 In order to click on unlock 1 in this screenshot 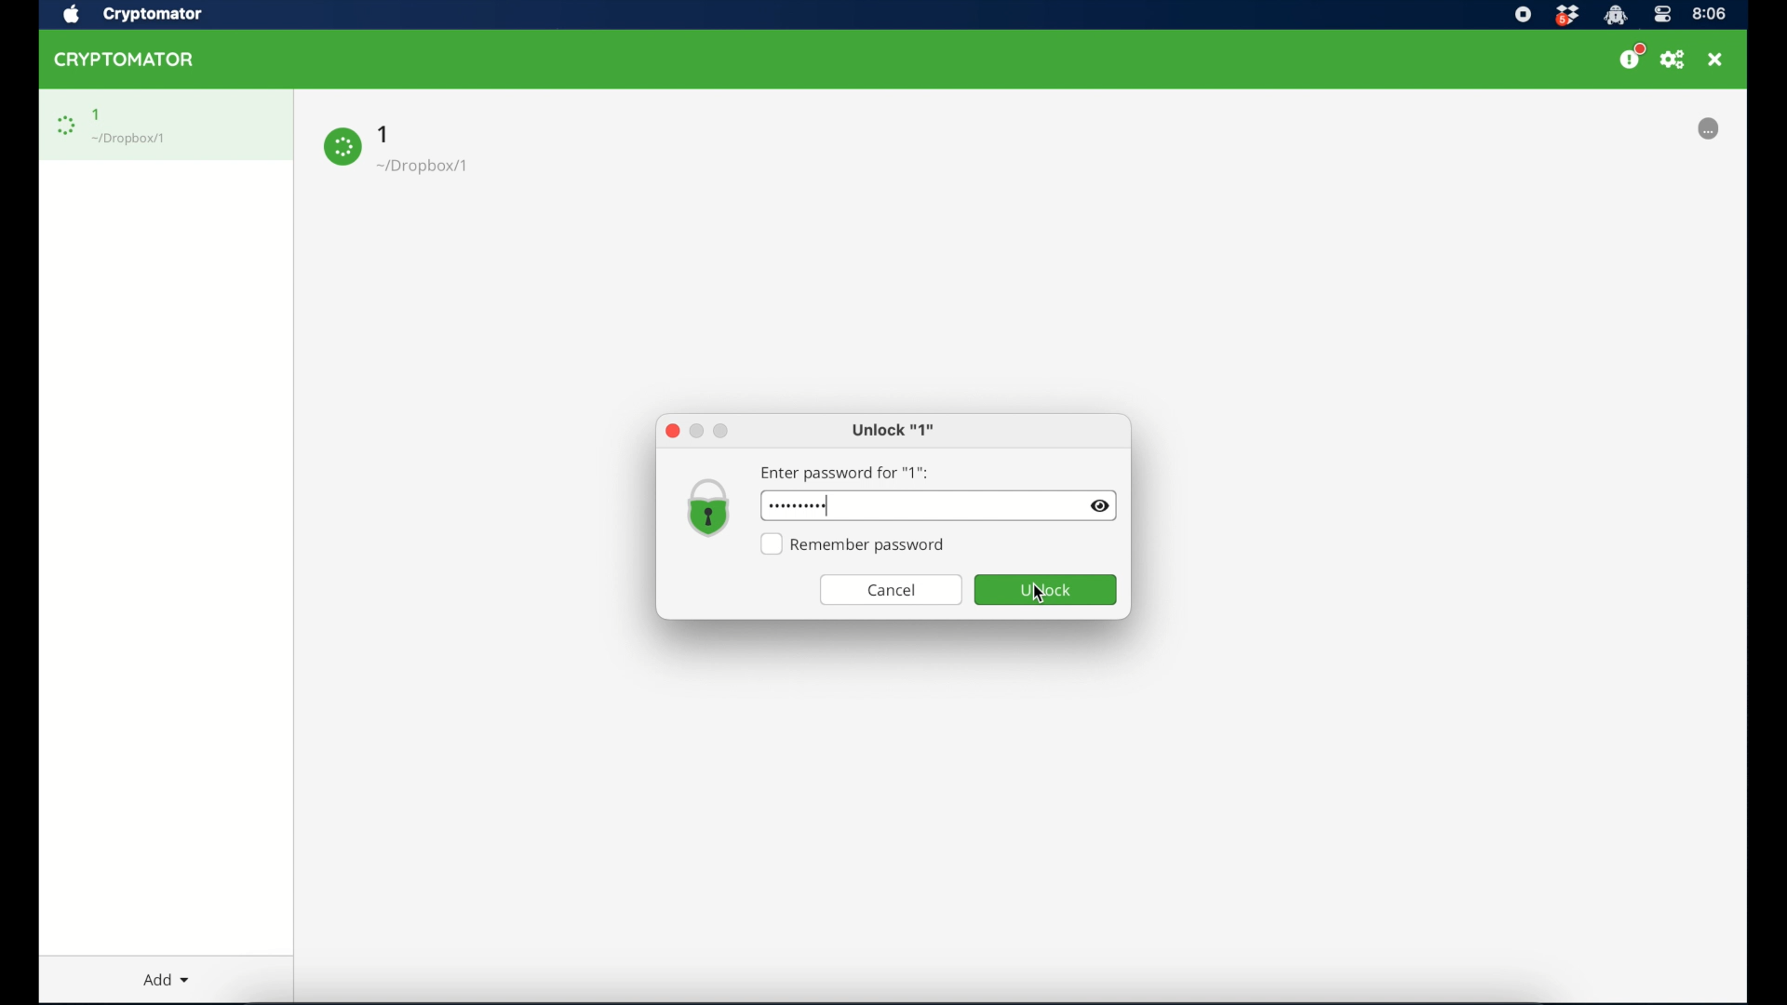, I will do `click(893, 431)`.